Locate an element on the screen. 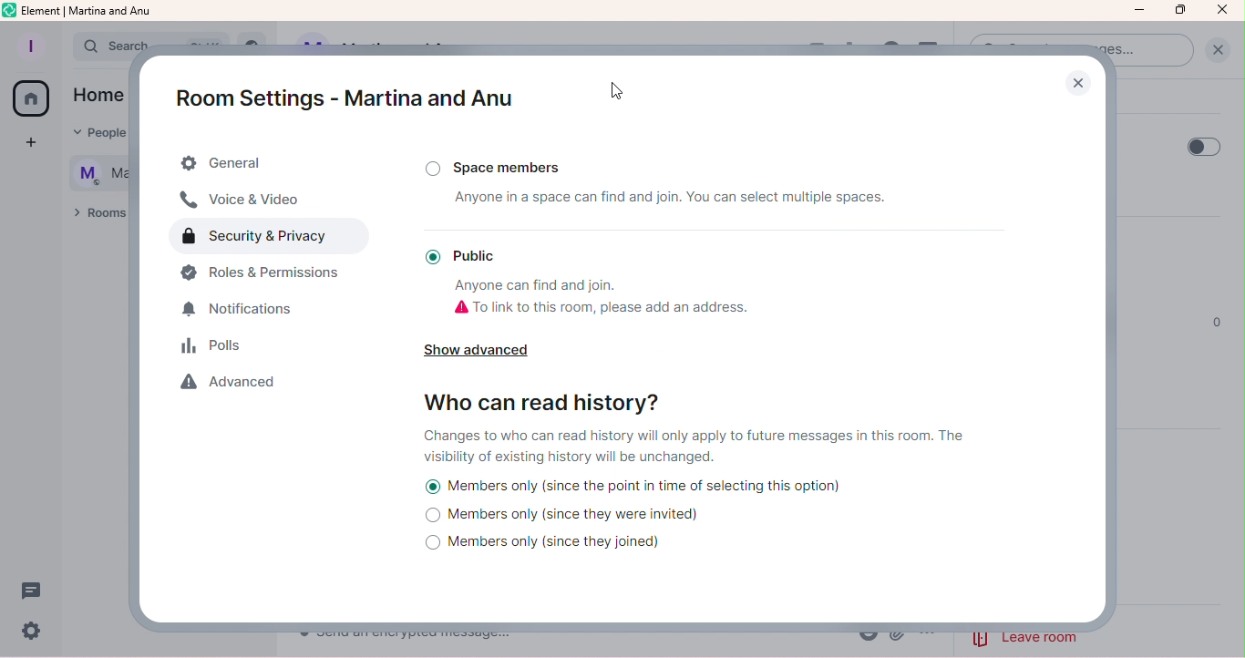 The height and width of the screenshot is (658, 1245). Space Members is located at coordinates (669, 181).